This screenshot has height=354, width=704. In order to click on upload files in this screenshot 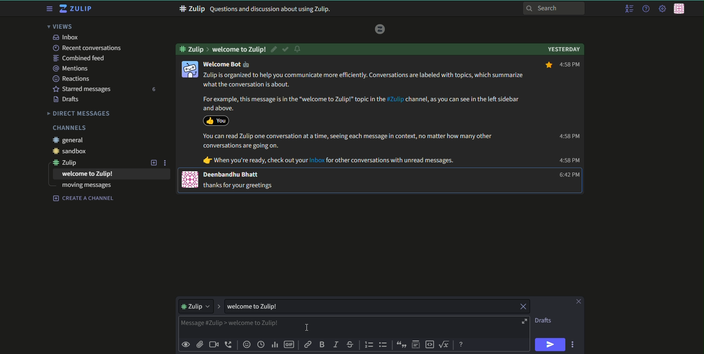, I will do `click(199, 344)`.